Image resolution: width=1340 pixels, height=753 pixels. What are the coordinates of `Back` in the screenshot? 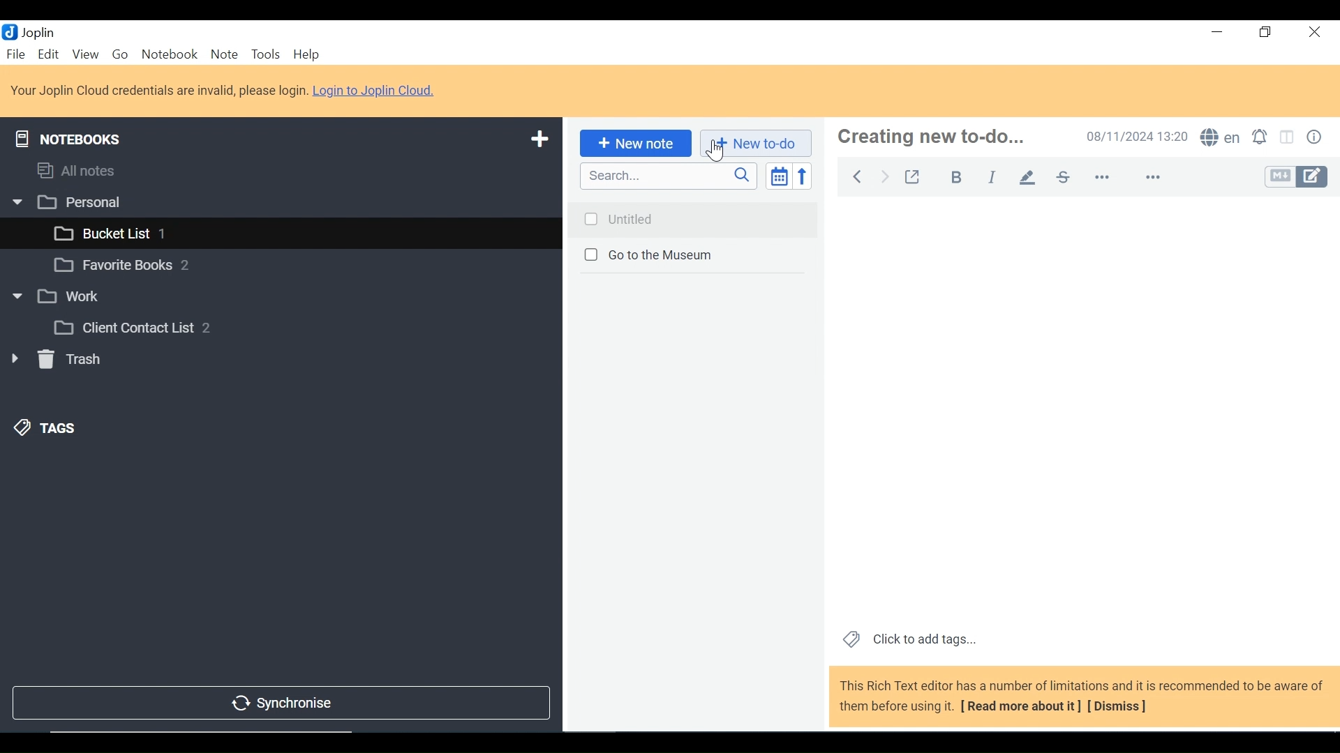 It's located at (854, 175).